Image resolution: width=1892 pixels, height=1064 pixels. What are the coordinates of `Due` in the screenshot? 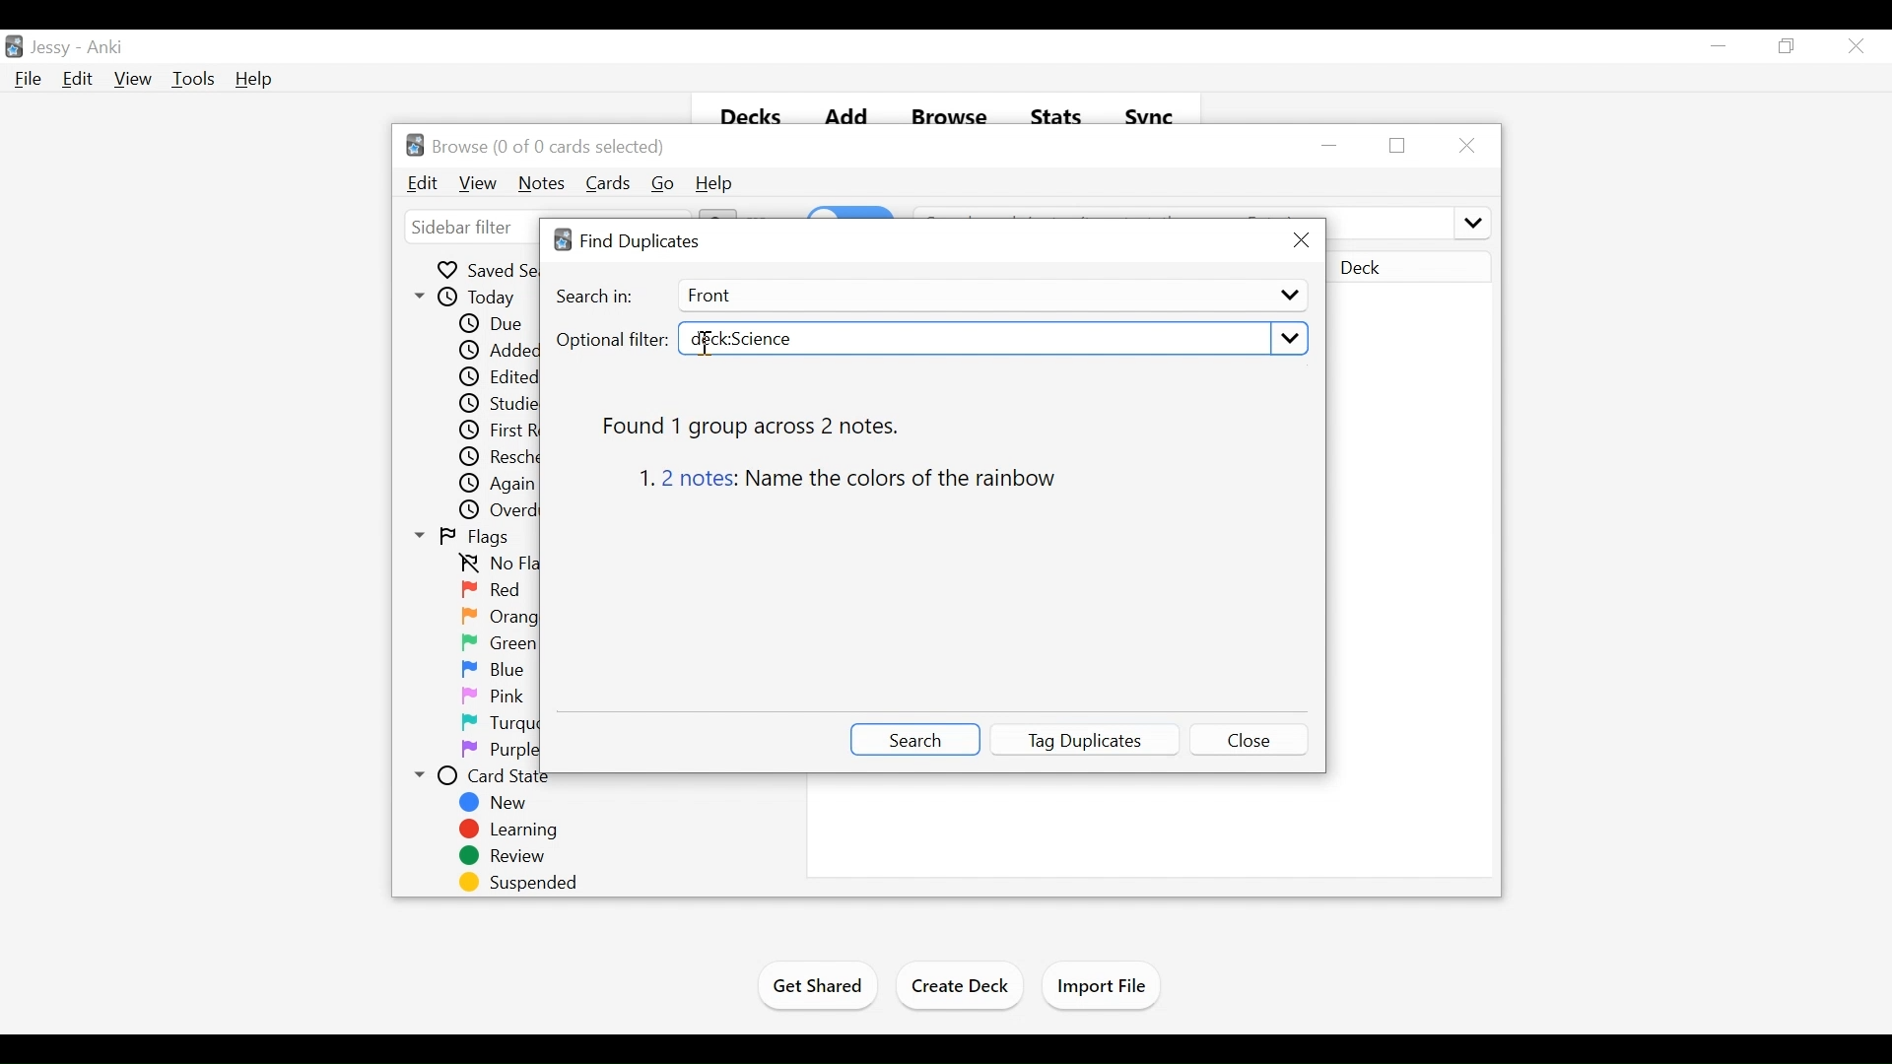 It's located at (489, 324).